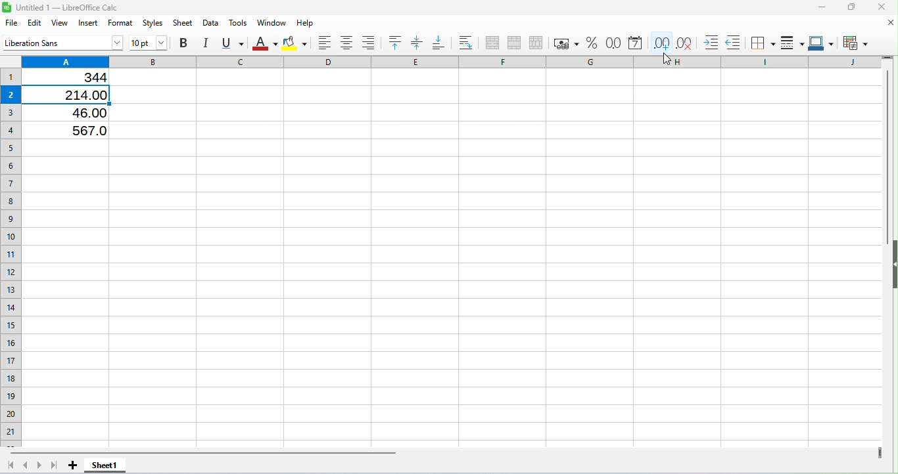 This screenshot has width=898, height=474. What do you see at coordinates (370, 43) in the screenshot?
I see `Align right` at bounding box center [370, 43].